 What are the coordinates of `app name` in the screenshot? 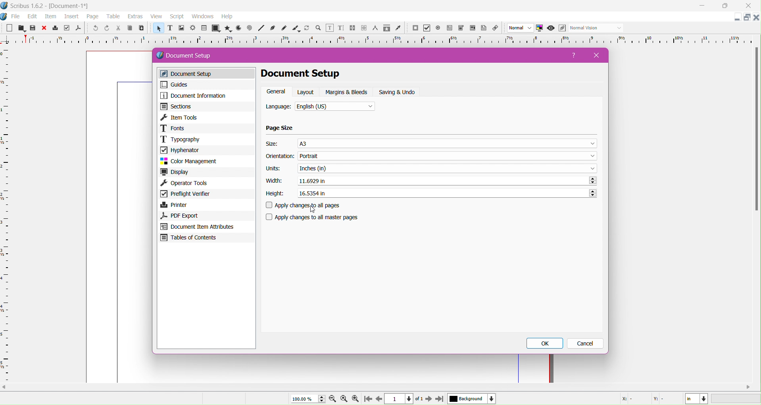 It's located at (27, 7).